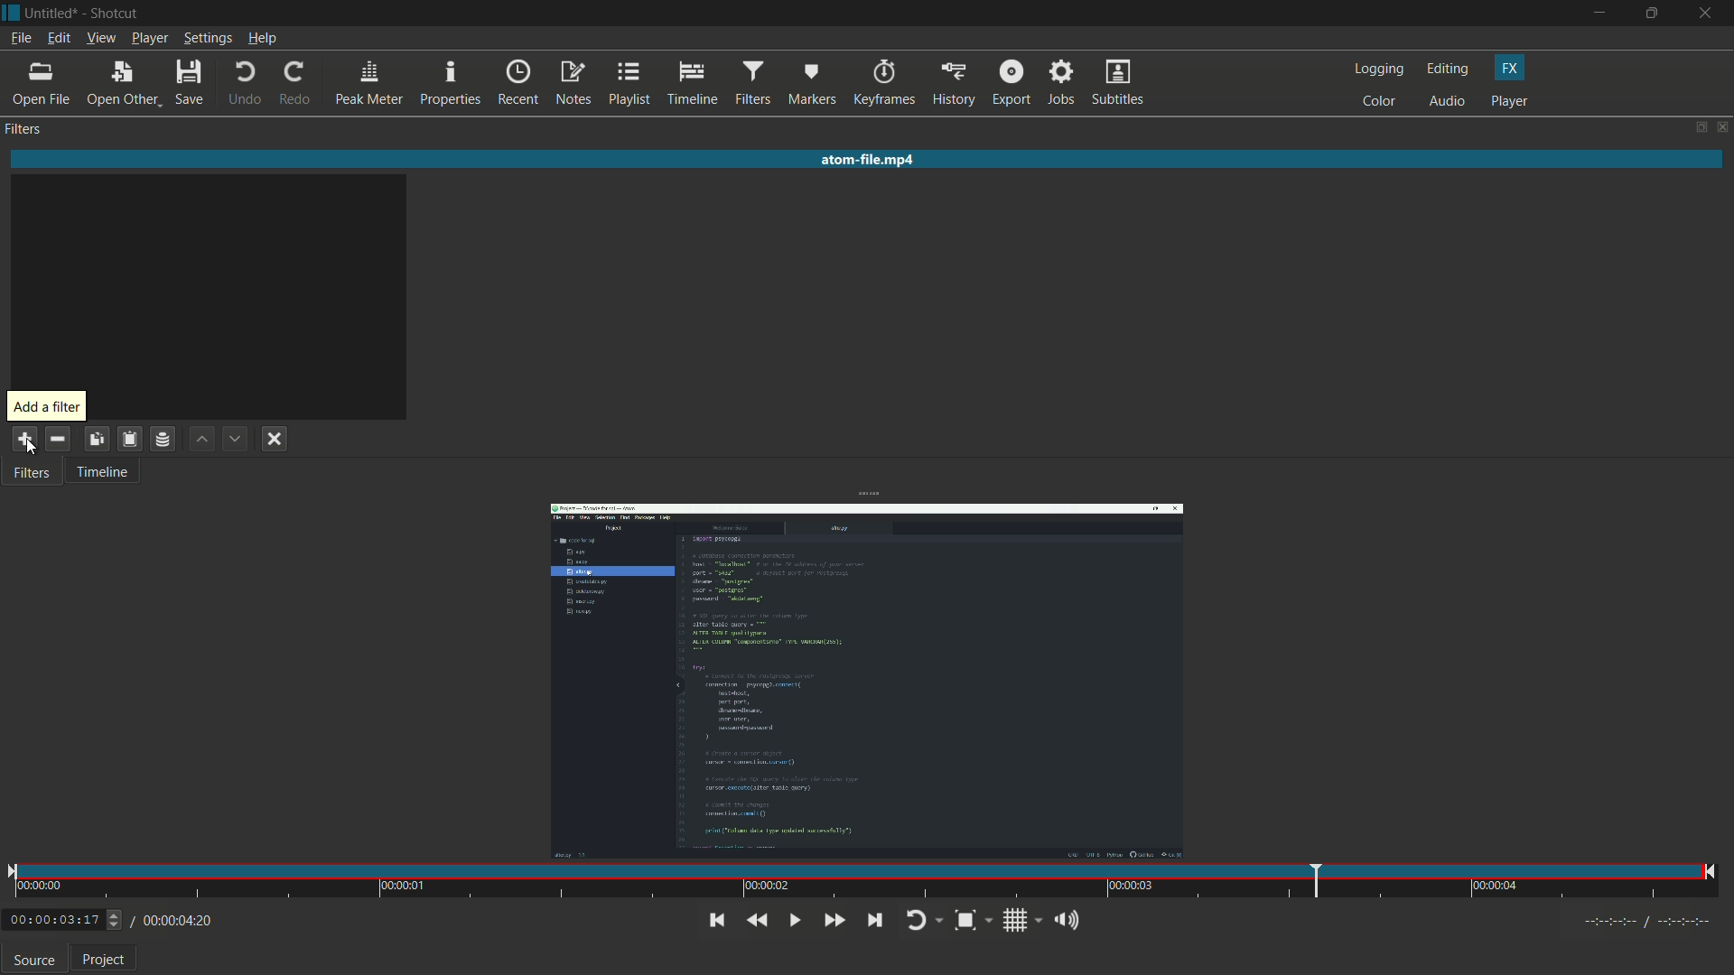 The image size is (1734, 975). What do you see at coordinates (885, 82) in the screenshot?
I see `keyframes` at bounding box center [885, 82].